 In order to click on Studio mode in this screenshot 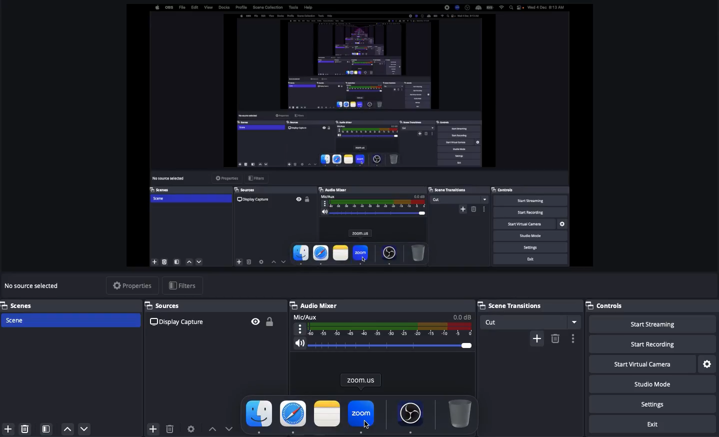, I will do `click(651, 383)`.